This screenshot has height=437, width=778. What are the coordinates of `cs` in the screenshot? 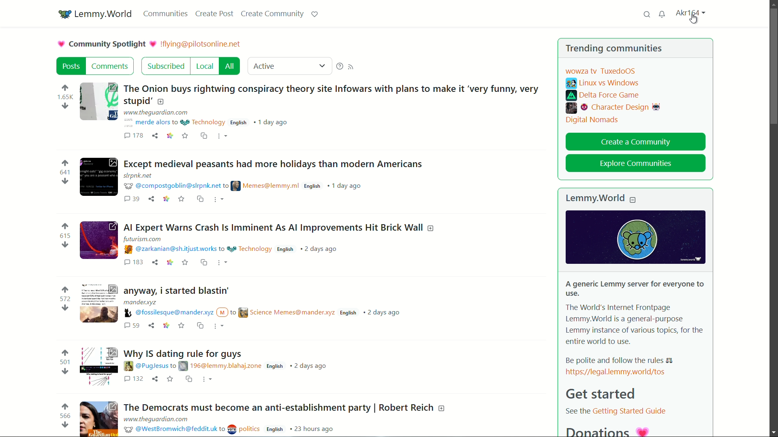 It's located at (188, 378).